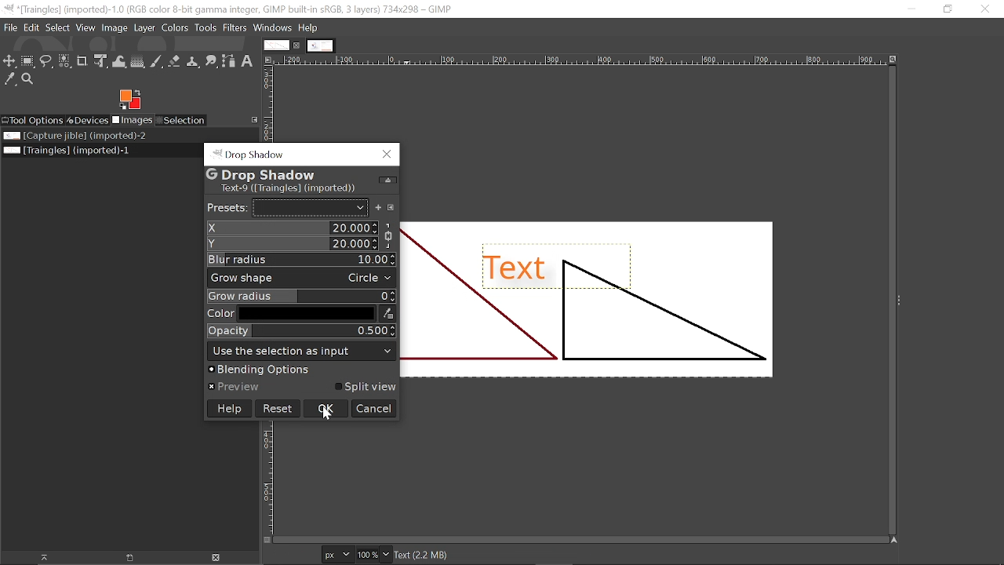 The width and height of the screenshot is (1004, 565). I want to click on Zoom options, so click(387, 555).